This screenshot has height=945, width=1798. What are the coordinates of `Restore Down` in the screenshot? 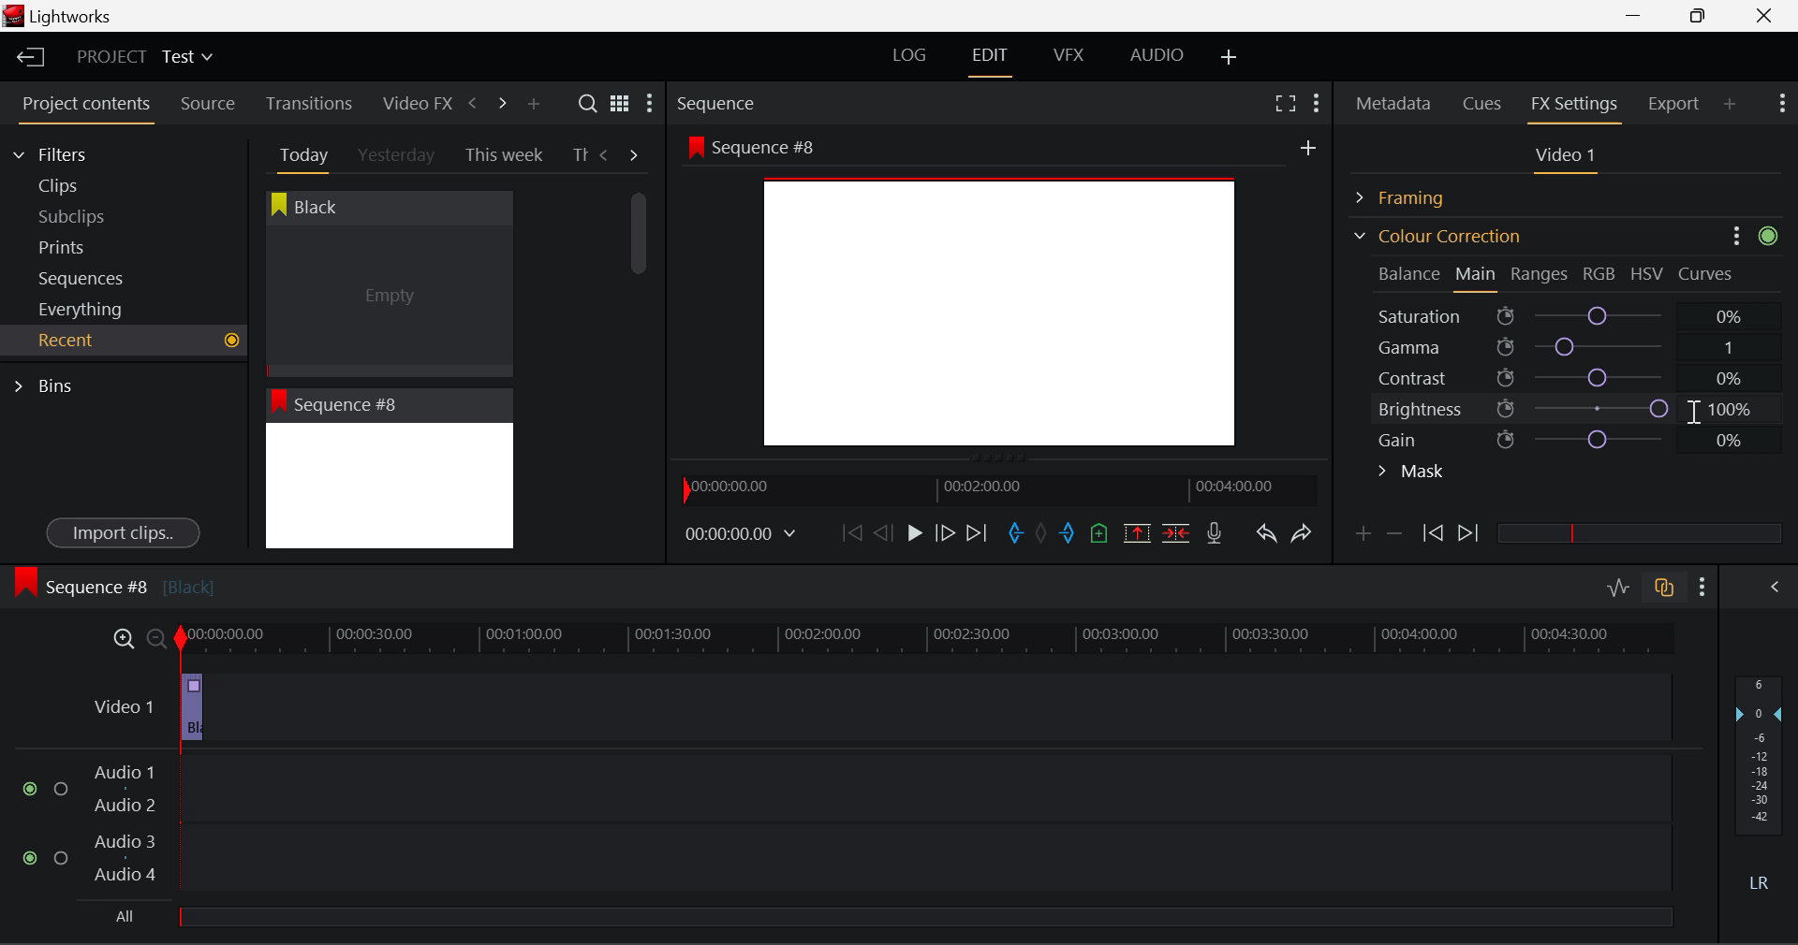 It's located at (1640, 16).